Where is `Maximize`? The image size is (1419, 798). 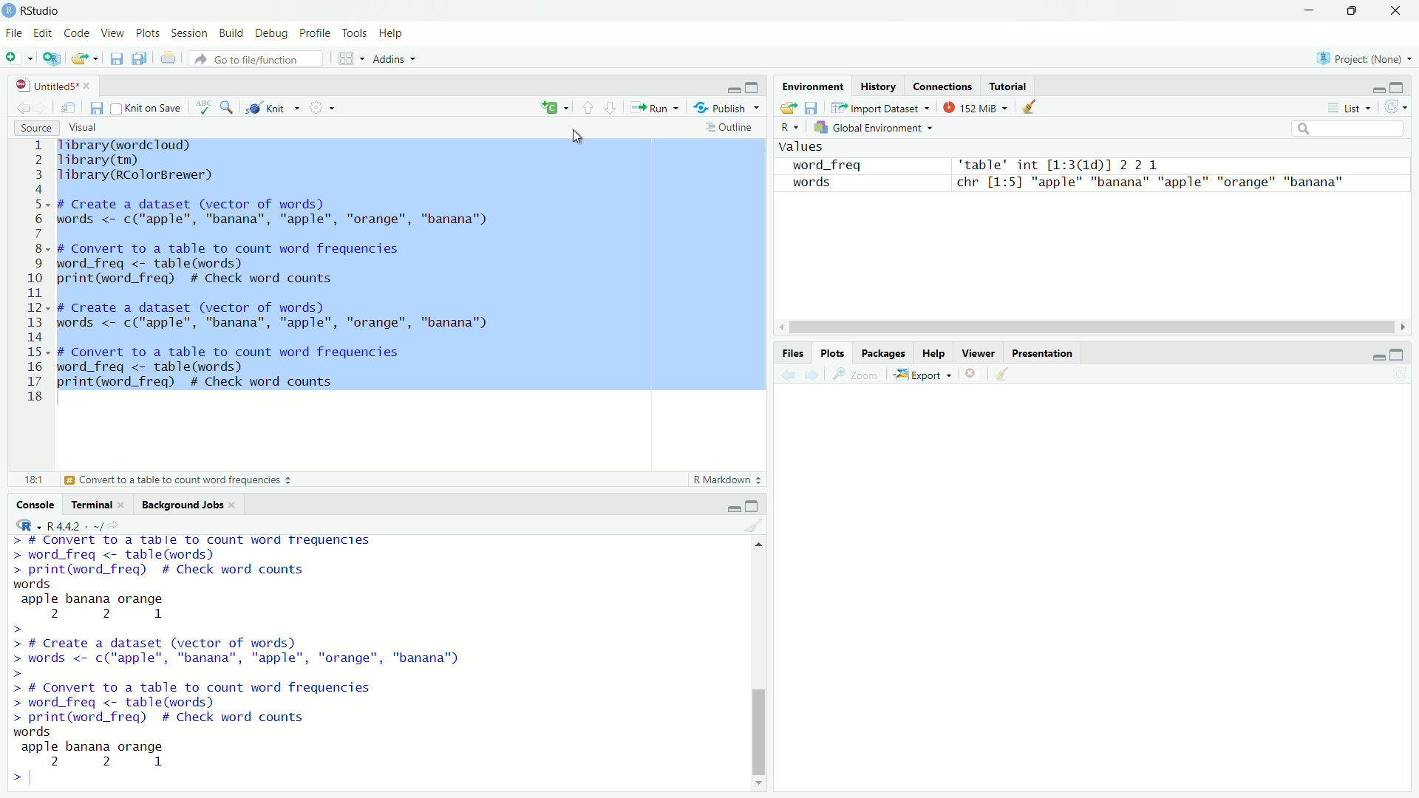 Maximize is located at coordinates (754, 505).